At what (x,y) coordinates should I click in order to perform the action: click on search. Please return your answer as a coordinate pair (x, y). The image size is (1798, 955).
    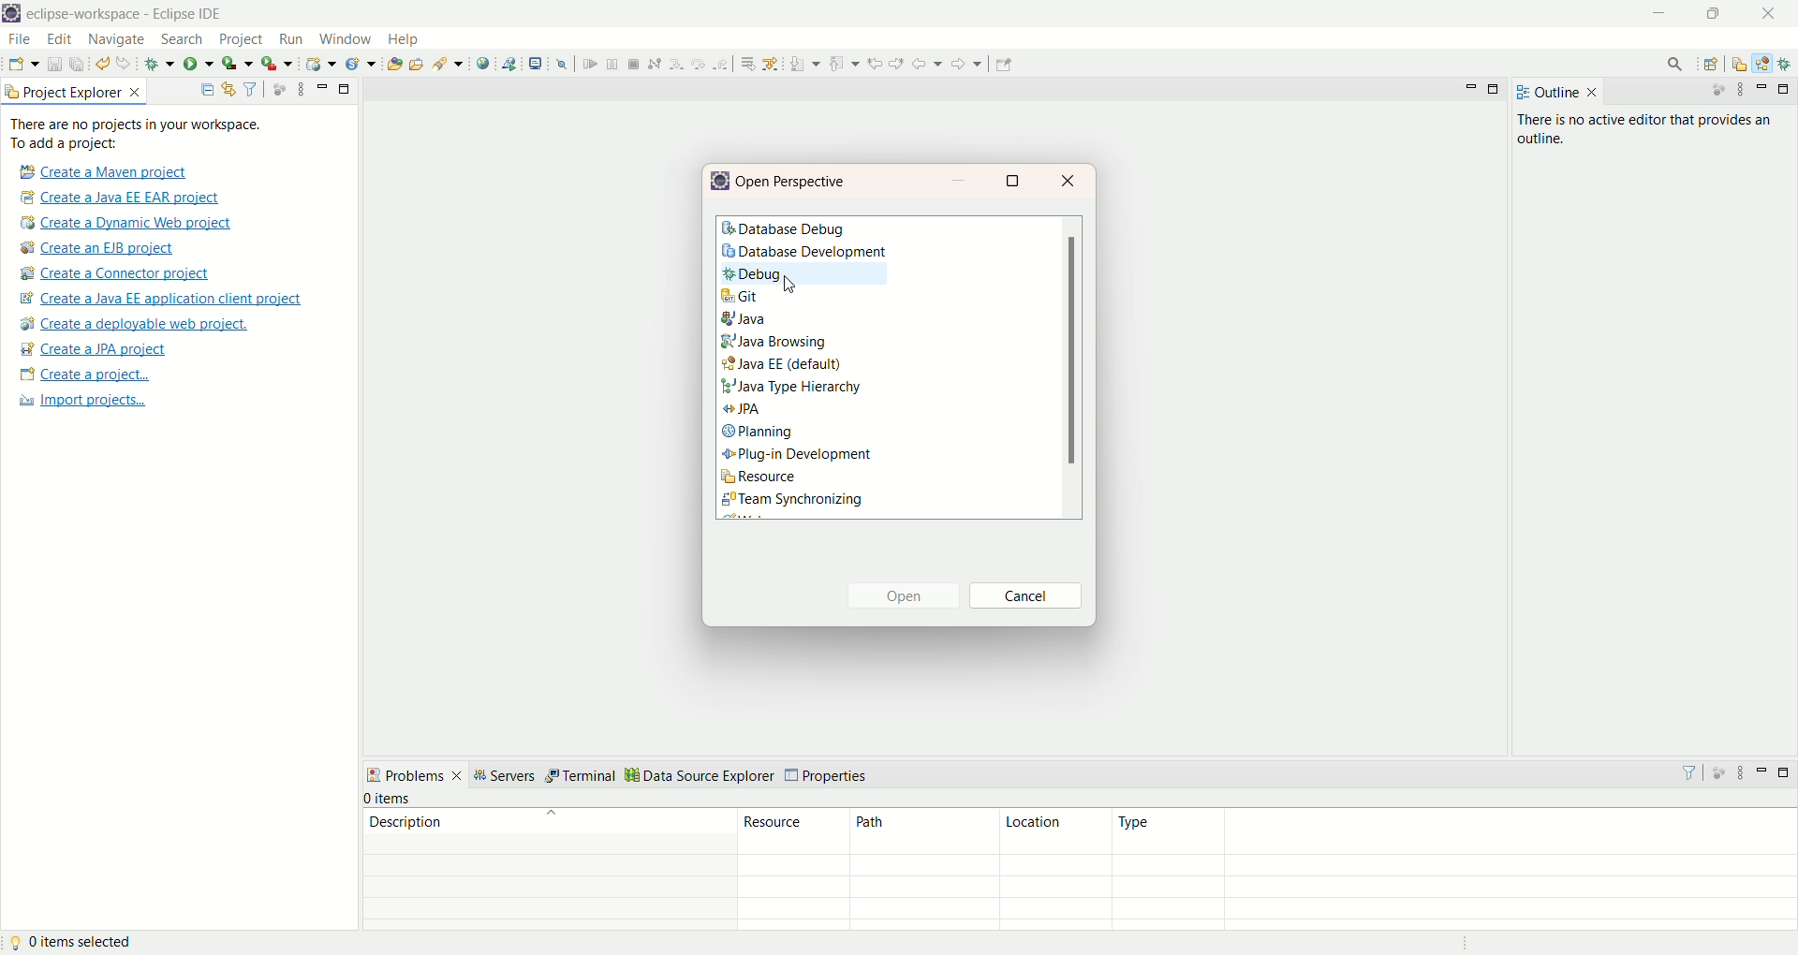
    Looking at the image, I should click on (447, 64).